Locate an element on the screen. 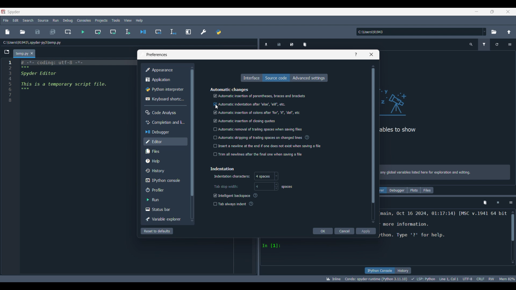 The height and width of the screenshot is (290, 516). Section title is located at coordinates (230, 89).